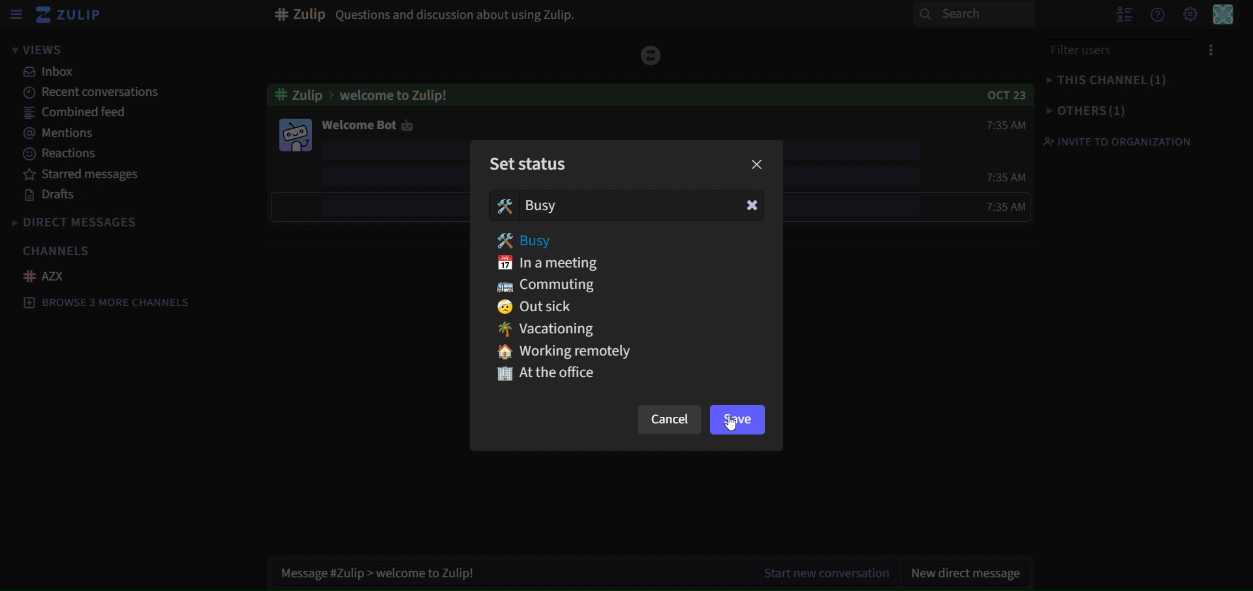 The height and width of the screenshot is (591, 1253). What do you see at coordinates (1006, 175) in the screenshot?
I see `7:35am` at bounding box center [1006, 175].